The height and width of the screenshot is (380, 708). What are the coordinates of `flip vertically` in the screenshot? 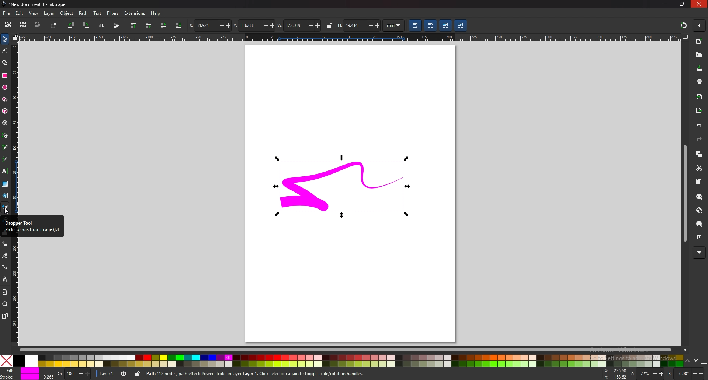 It's located at (101, 26).